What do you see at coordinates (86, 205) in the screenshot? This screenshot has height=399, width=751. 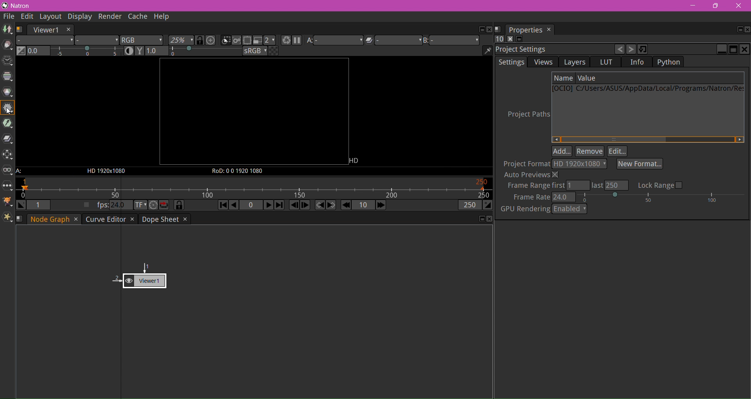 I see `When unchecked, the playback frame rte is automaticaly set from the Viewer A input` at bounding box center [86, 205].